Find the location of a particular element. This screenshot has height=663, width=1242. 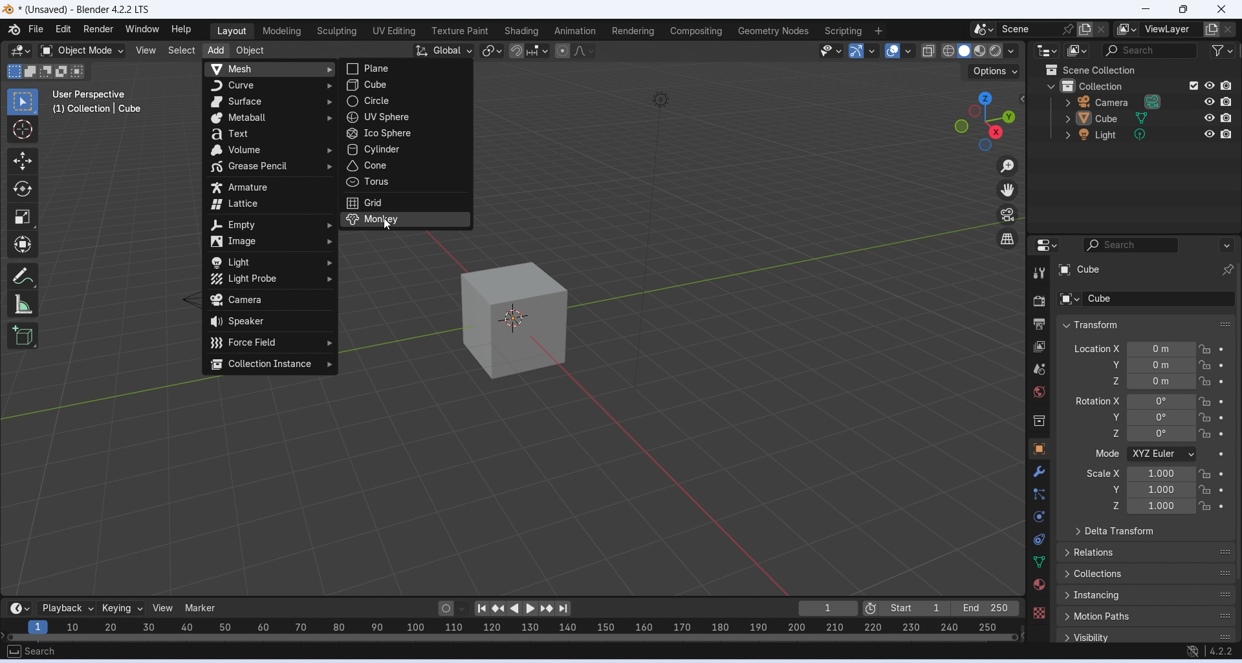

lock location is located at coordinates (1205, 489).